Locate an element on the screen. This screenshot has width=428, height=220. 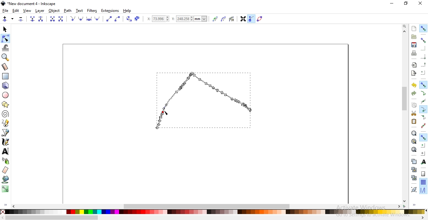
create circles, arcs, and ellipses is located at coordinates (6, 95).